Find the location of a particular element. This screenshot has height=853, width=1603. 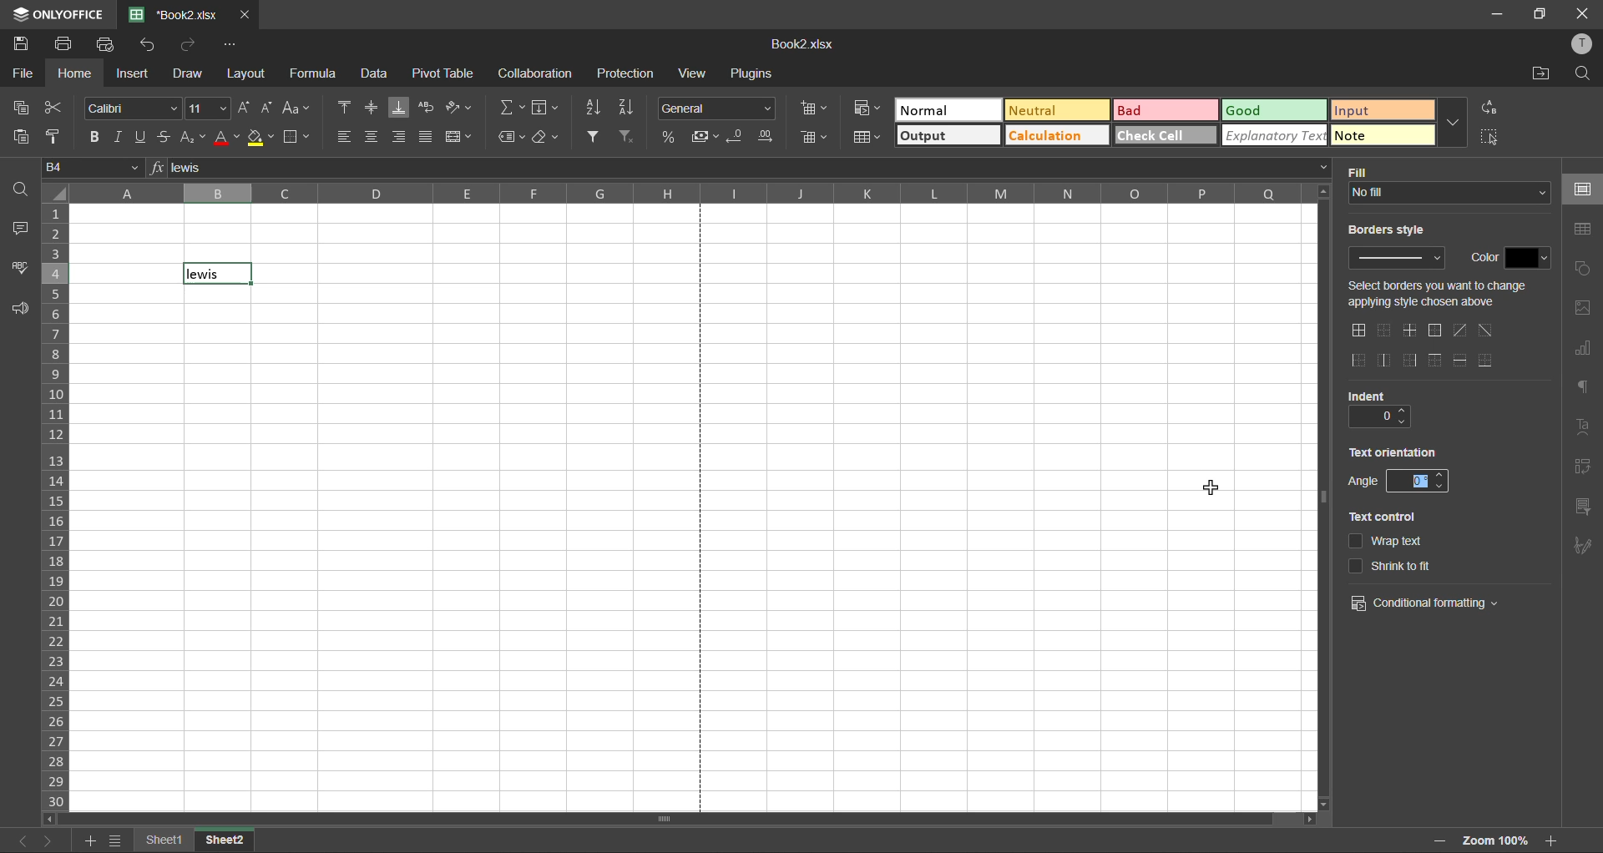

outside borders only is located at coordinates (1433, 331).